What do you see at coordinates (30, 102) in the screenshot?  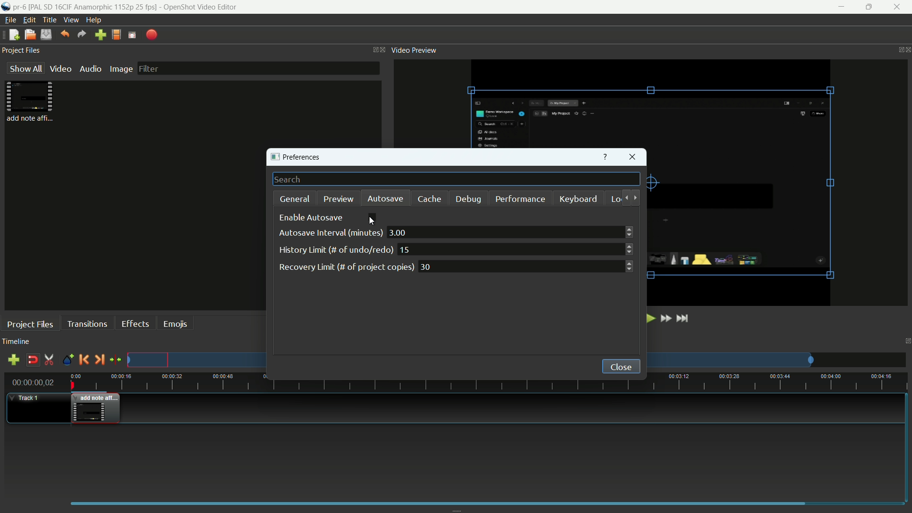 I see `project files` at bounding box center [30, 102].